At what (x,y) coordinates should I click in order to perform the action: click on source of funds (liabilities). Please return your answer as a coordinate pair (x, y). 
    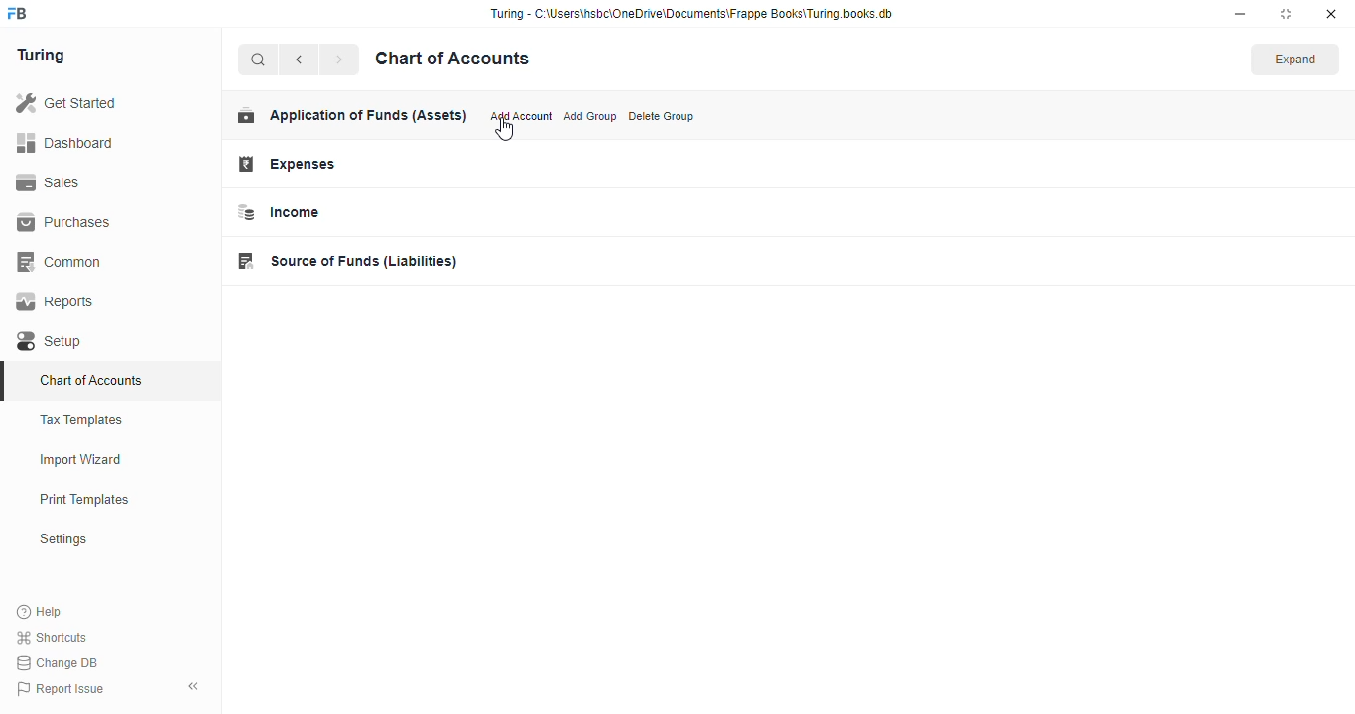
    Looking at the image, I should click on (348, 261).